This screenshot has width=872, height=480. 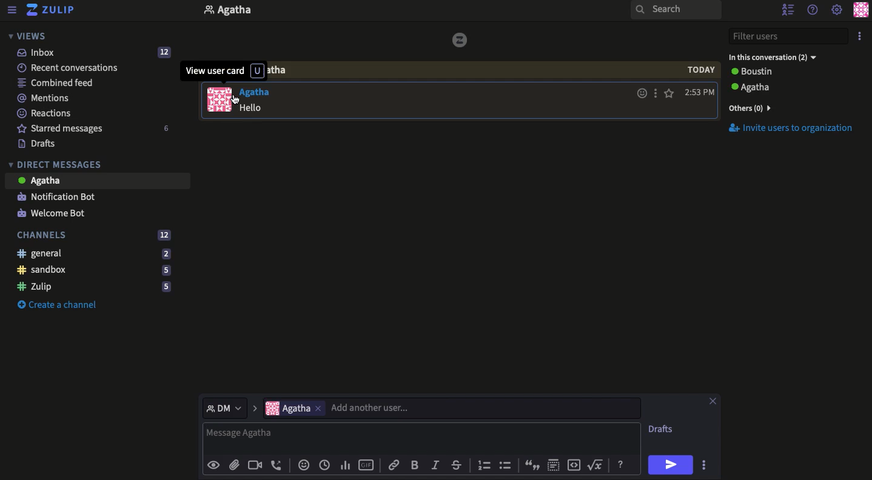 I want to click on Hide user list, so click(x=788, y=10).